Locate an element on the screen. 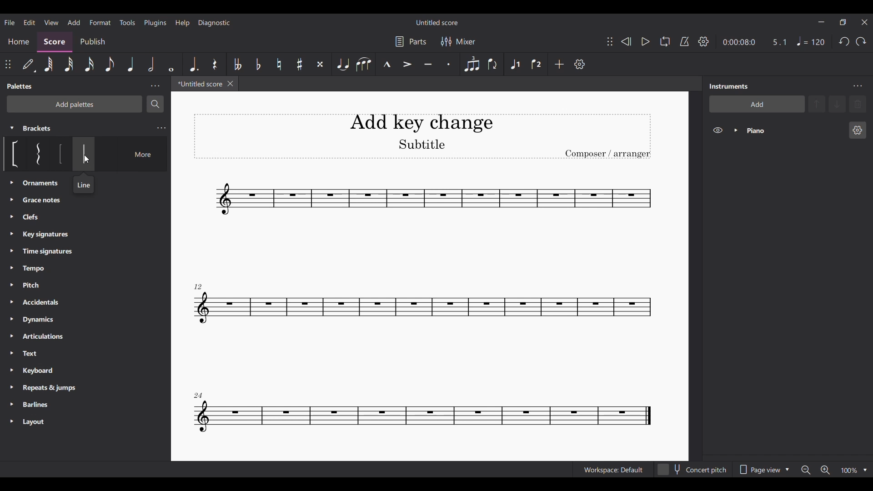 The width and height of the screenshot is (873, 491). Page view options is located at coordinates (764, 470).